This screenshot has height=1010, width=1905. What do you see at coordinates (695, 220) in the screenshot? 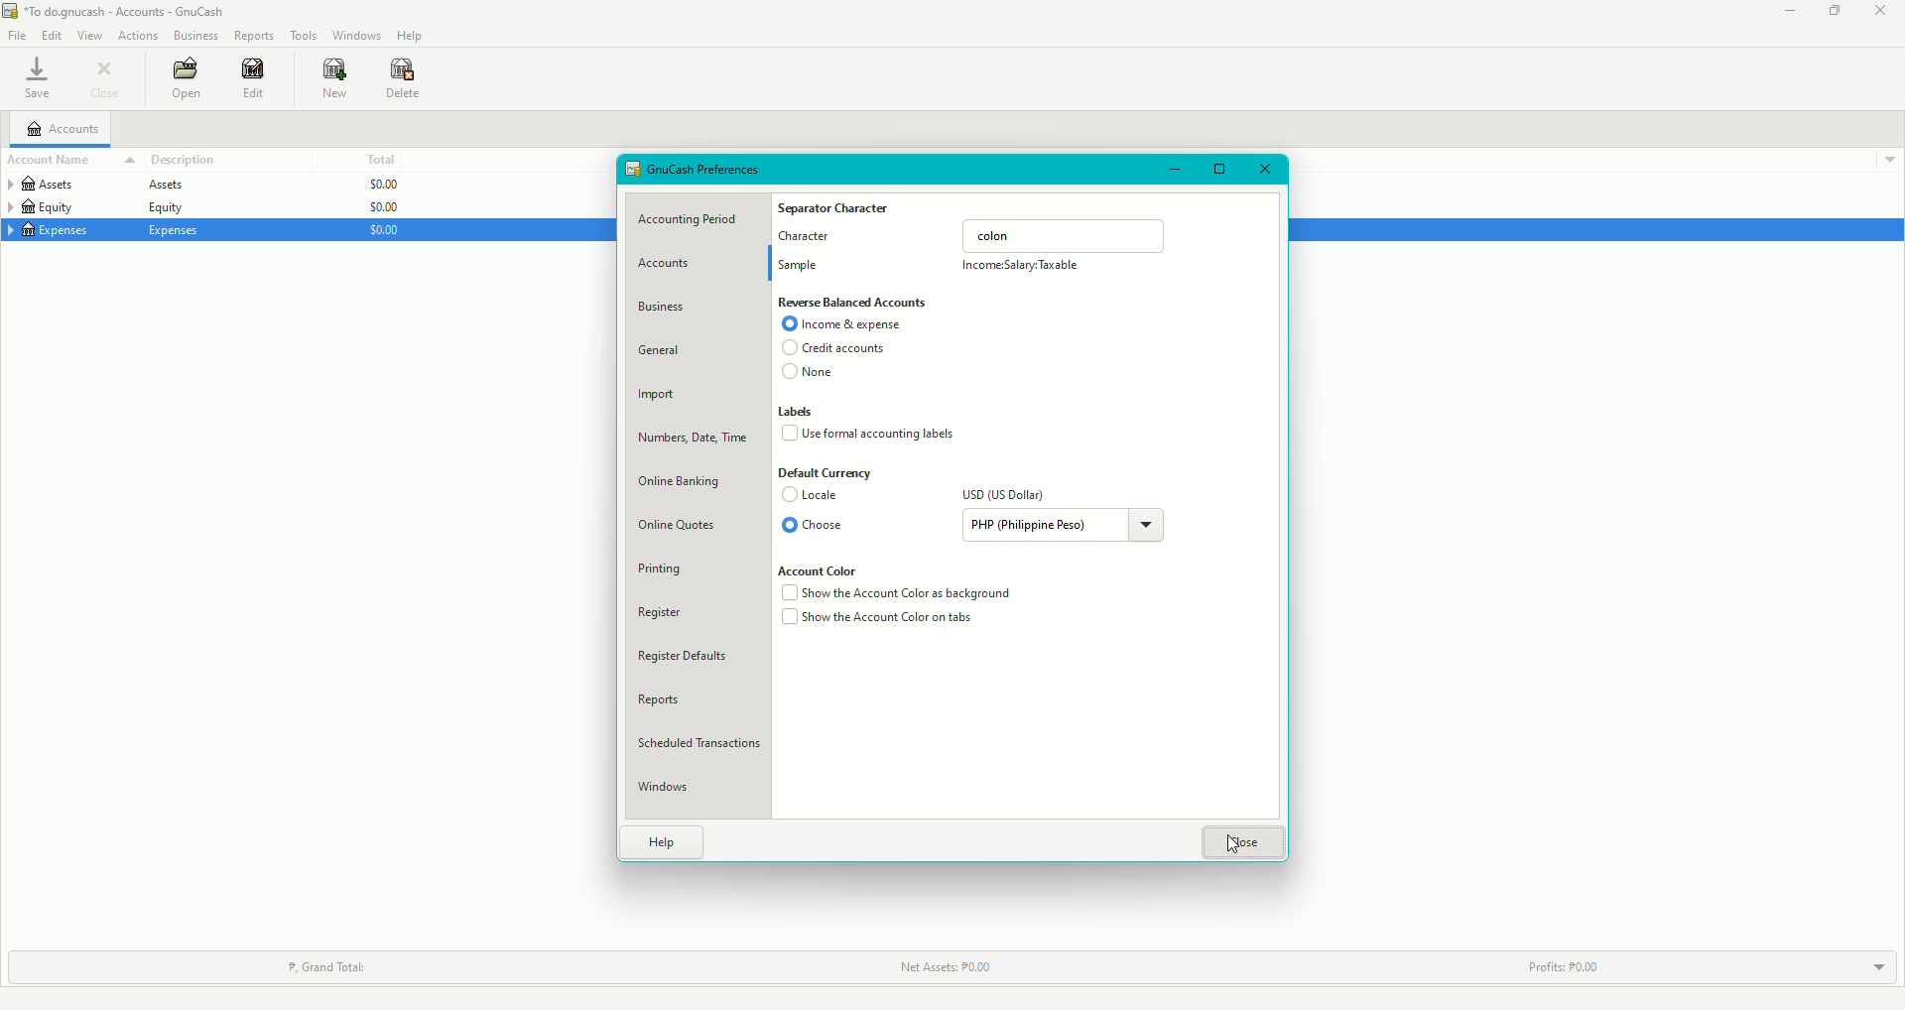
I see `Accounting period` at bounding box center [695, 220].